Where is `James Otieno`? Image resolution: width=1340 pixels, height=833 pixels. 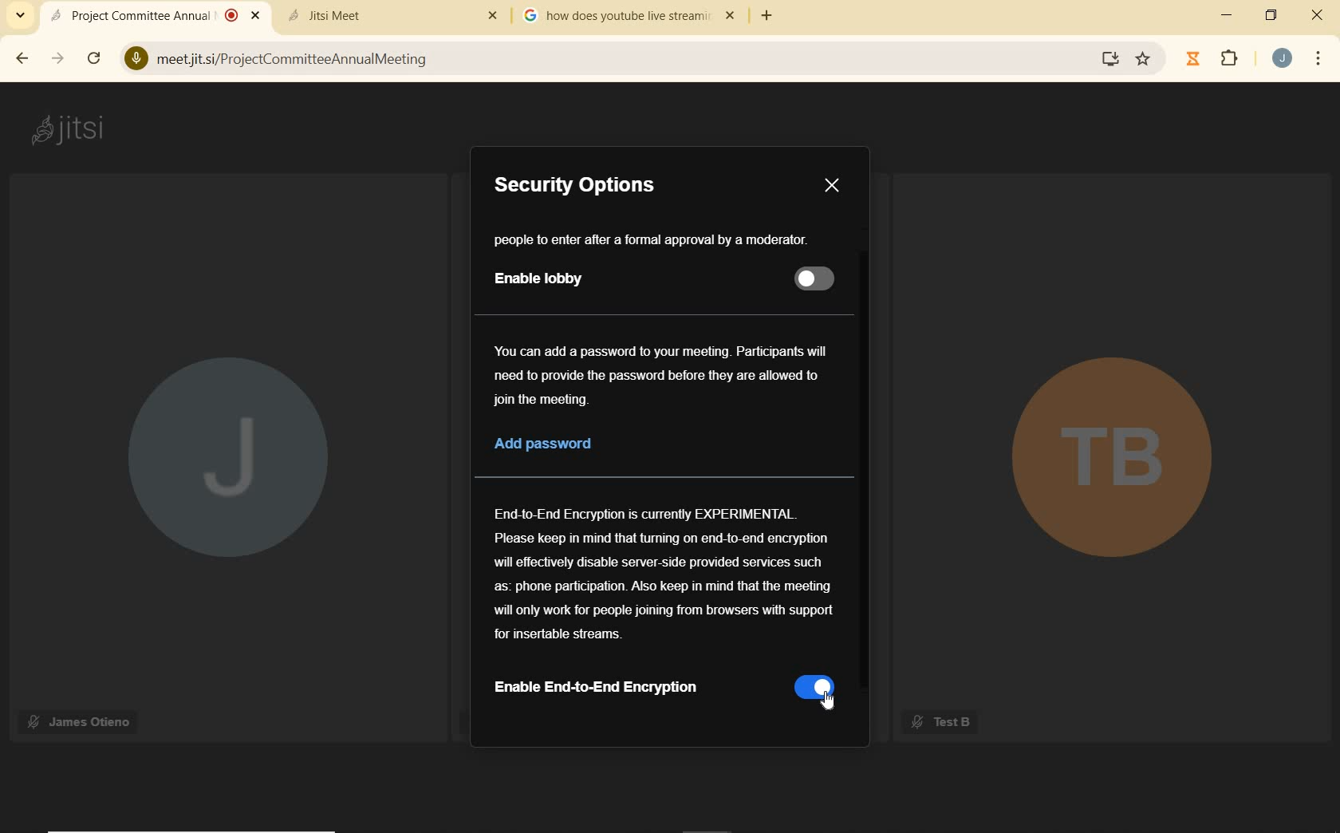
James Otieno is located at coordinates (81, 720).